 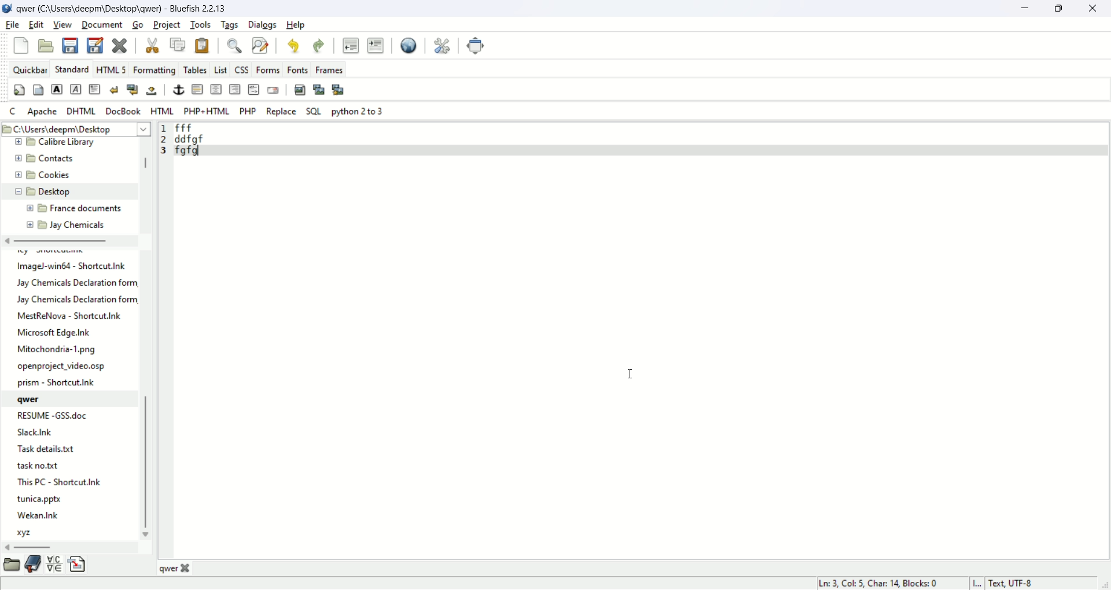 What do you see at coordinates (1016, 584) in the screenshot?
I see `text, UTF-8` at bounding box center [1016, 584].